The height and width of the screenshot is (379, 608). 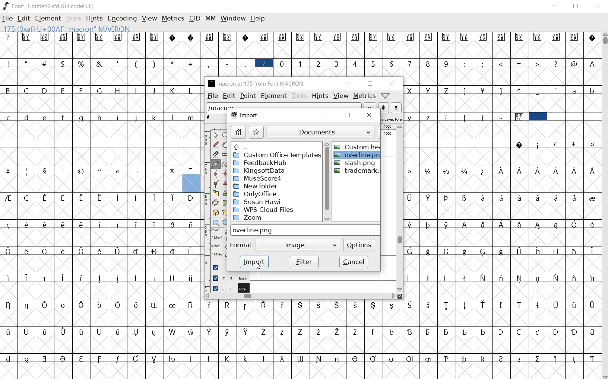 What do you see at coordinates (447, 117) in the screenshot?
I see `{` at bounding box center [447, 117].